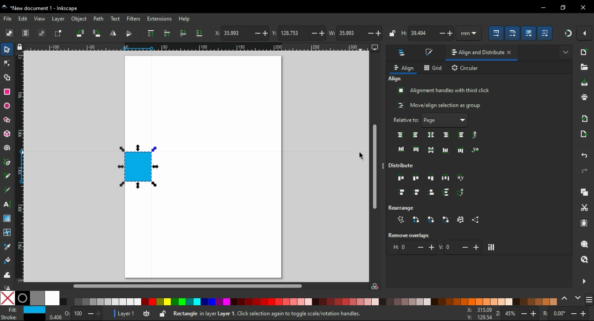  I want to click on move/align selection as a group, so click(438, 105).